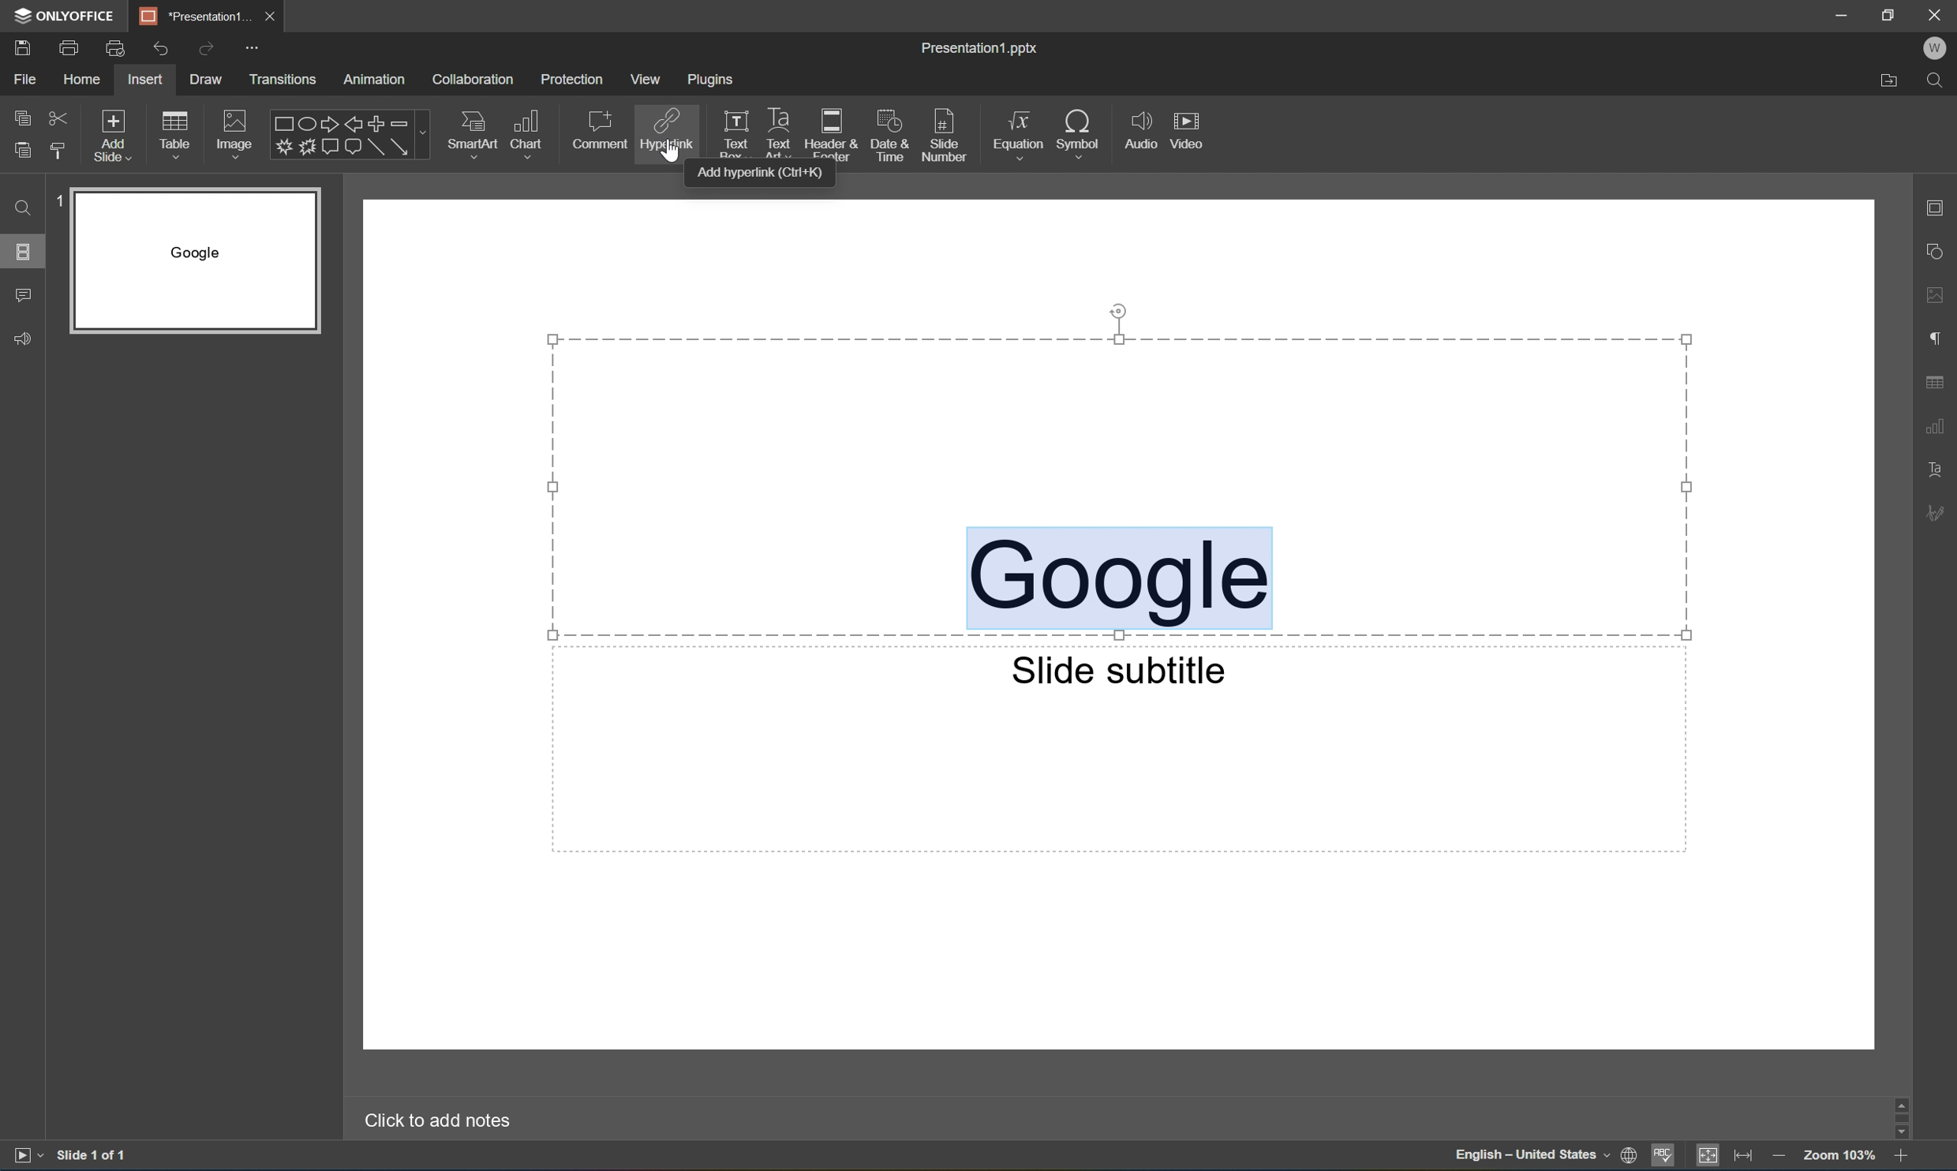 This screenshot has width=1957, height=1171. I want to click on Animation, so click(380, 80).